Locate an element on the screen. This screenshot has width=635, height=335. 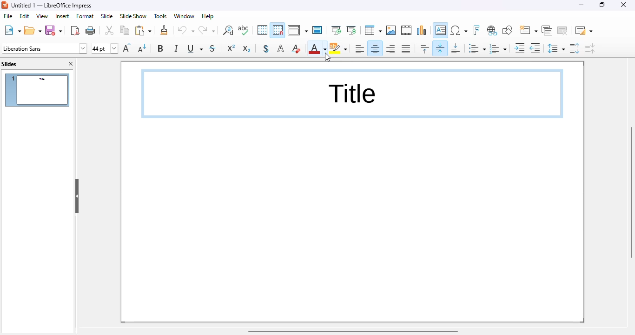
table is located at coordinates (373, 30).